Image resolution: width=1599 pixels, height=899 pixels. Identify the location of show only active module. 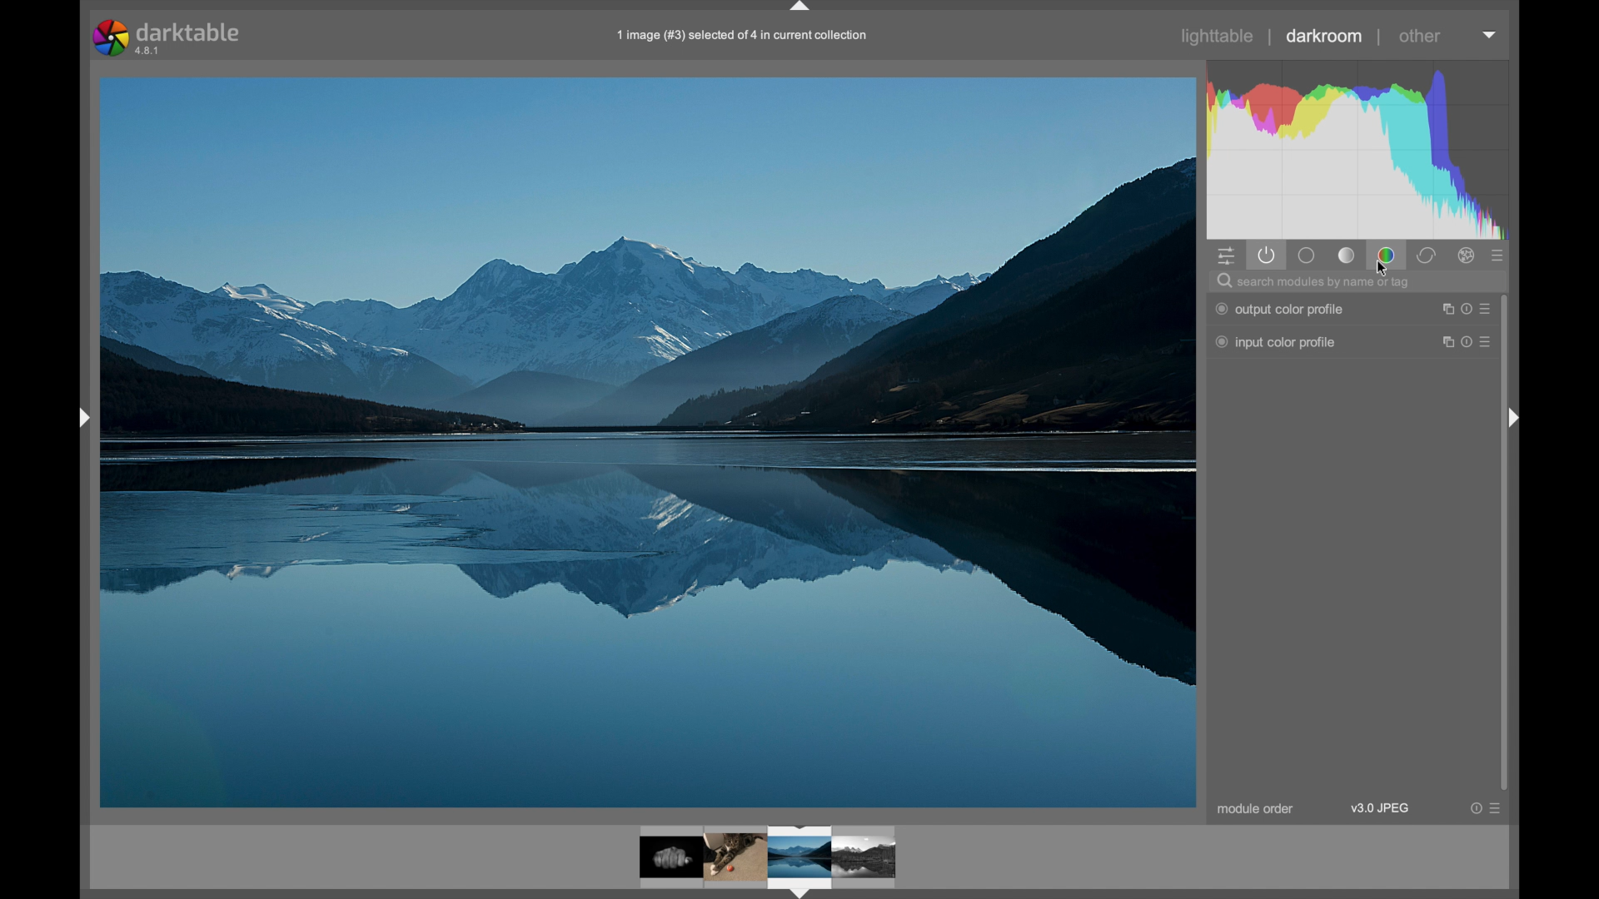
(1268, 256).